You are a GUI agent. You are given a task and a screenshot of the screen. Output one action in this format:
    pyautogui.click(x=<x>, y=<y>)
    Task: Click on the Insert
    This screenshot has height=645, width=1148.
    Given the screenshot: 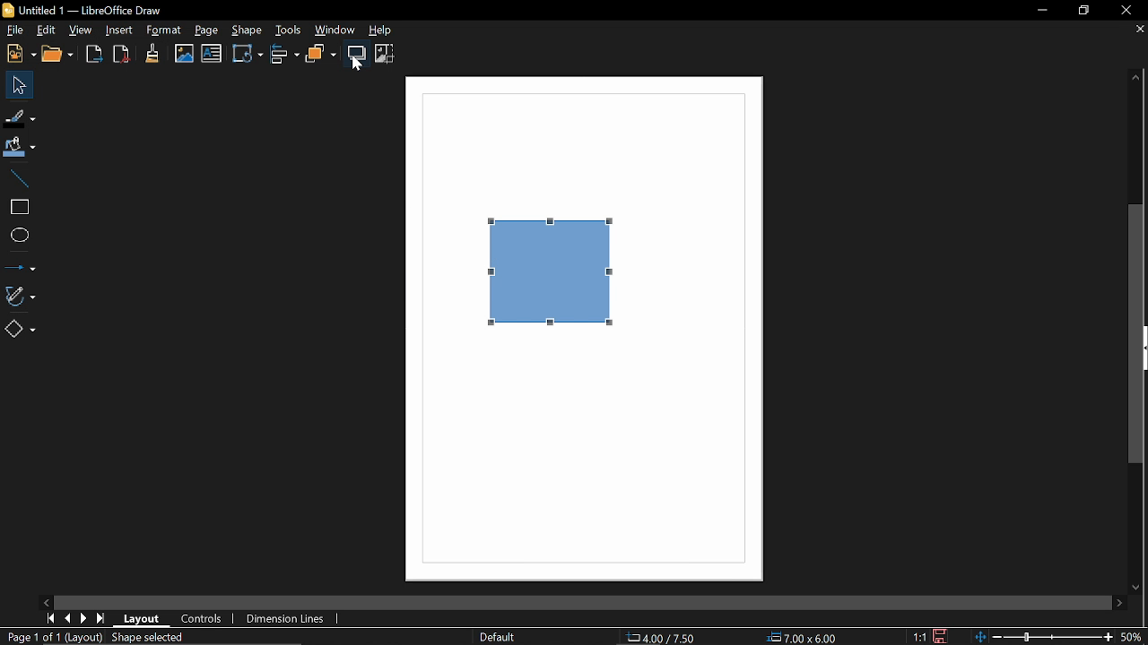 What is the action you would take?
    pyautogui.click(x=119, y=30)
    